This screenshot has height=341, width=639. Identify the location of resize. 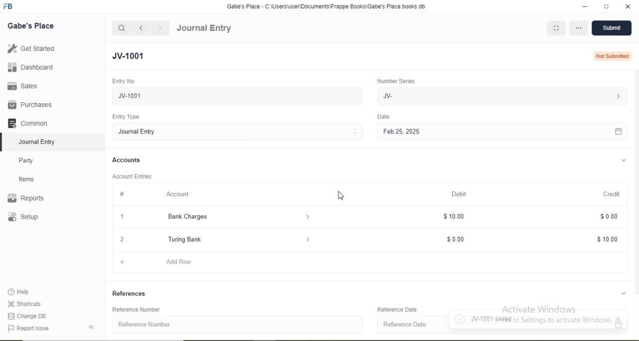
(605, 6).